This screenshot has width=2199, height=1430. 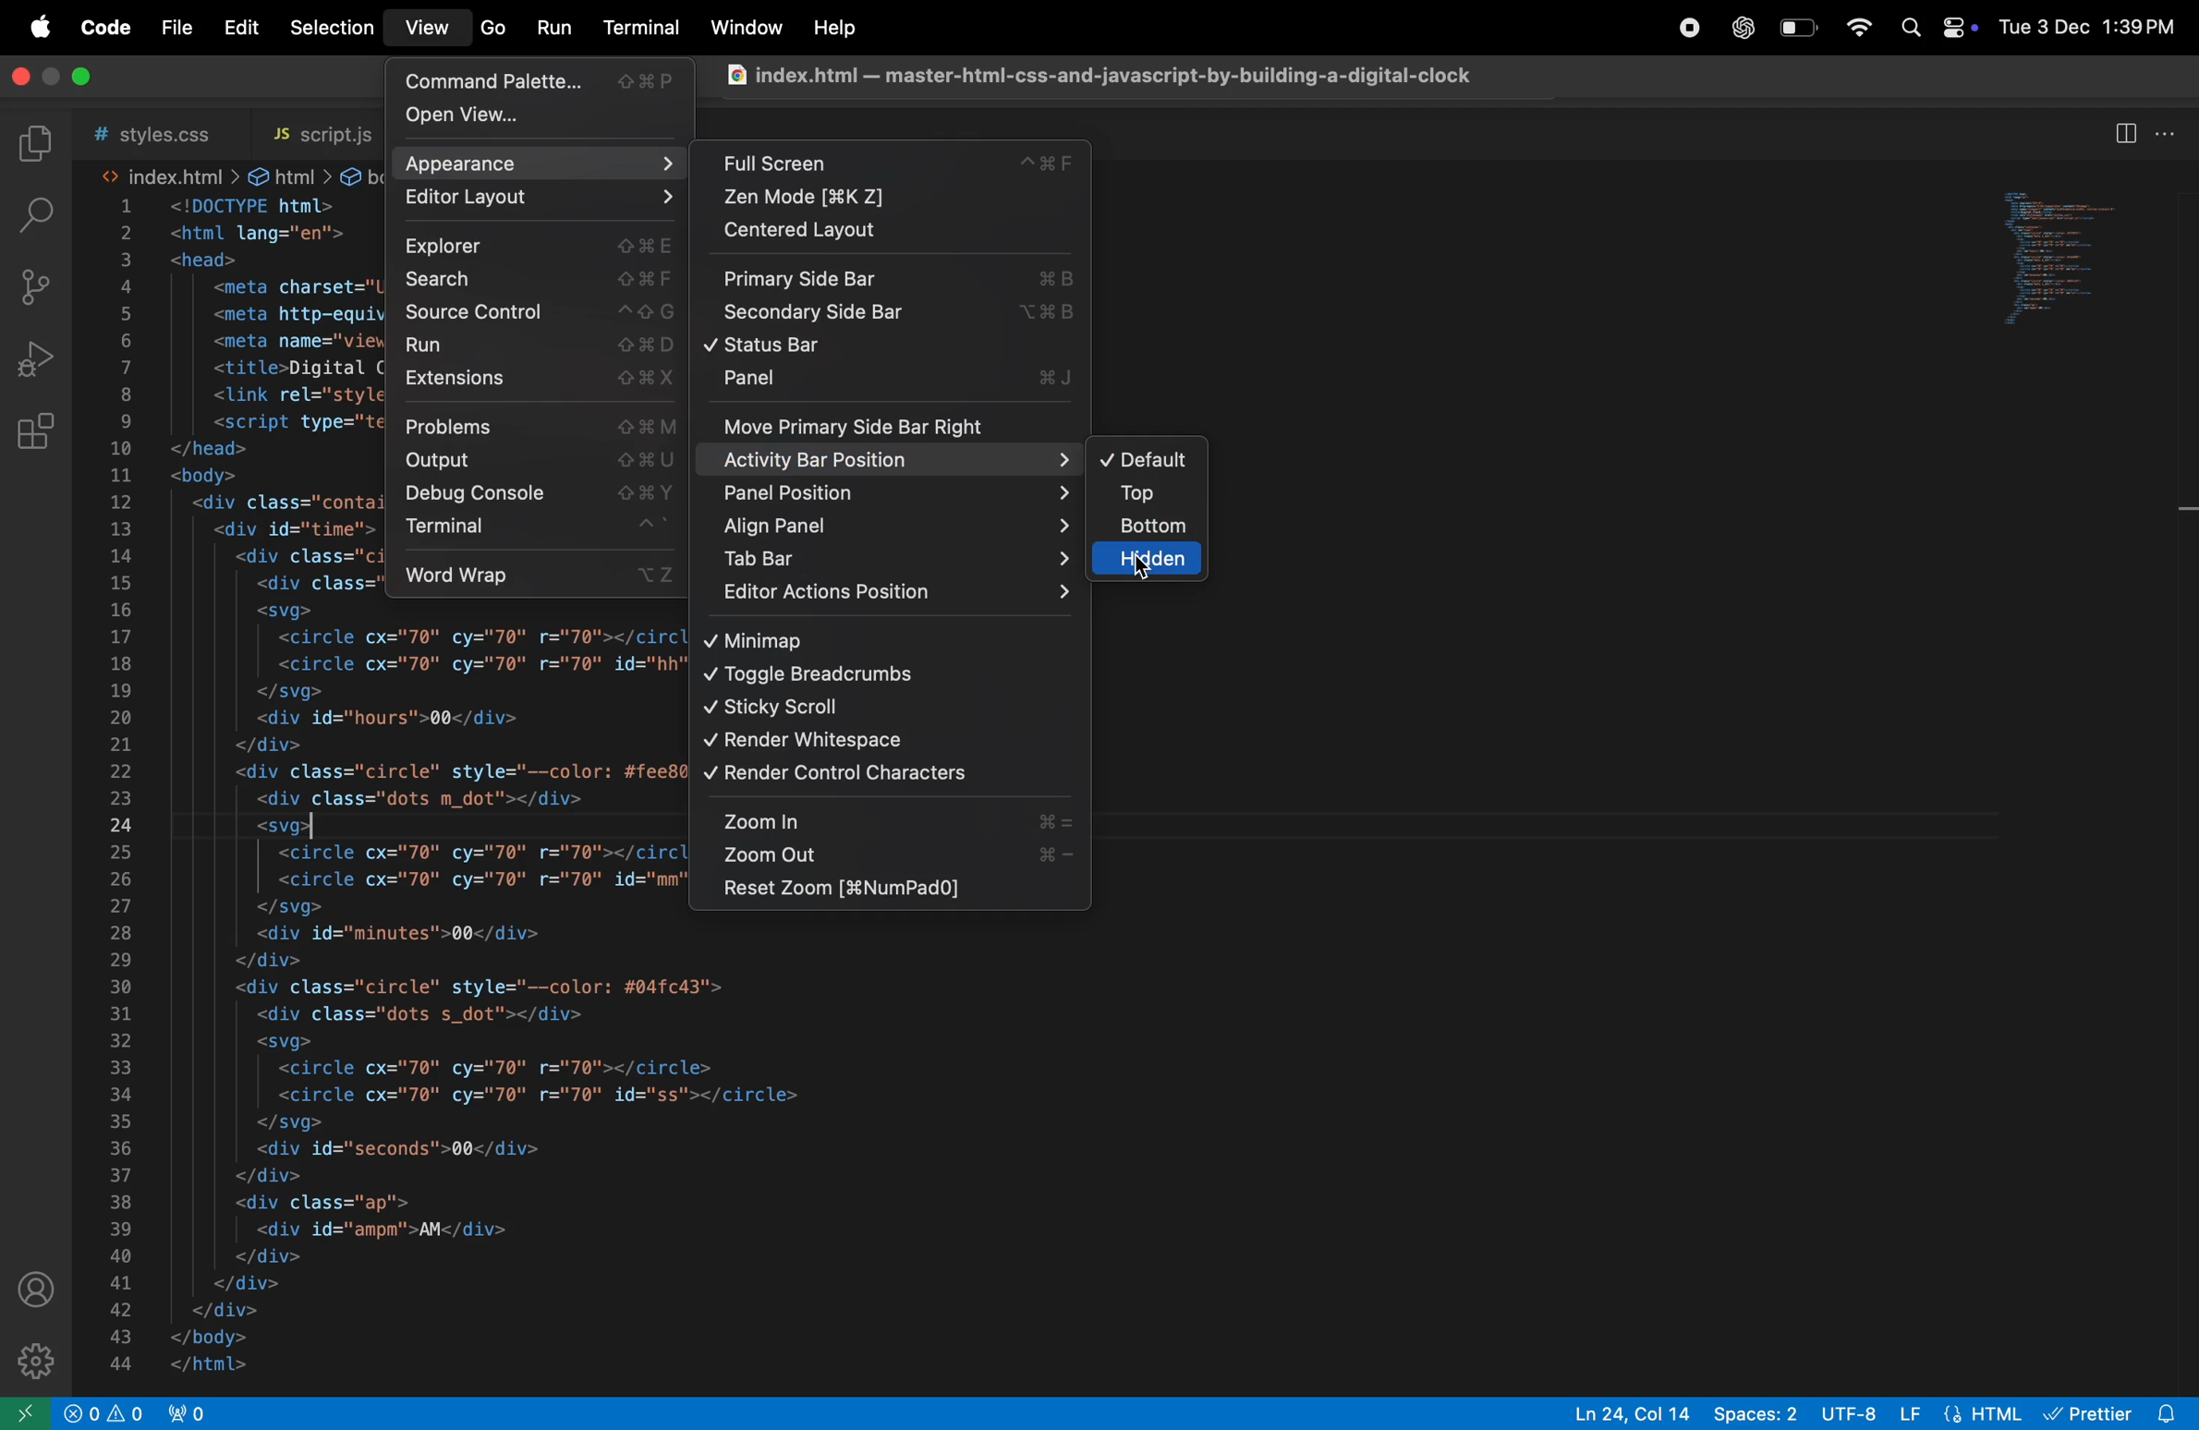 I want to click on wifi, so click(x=1851, y=26).